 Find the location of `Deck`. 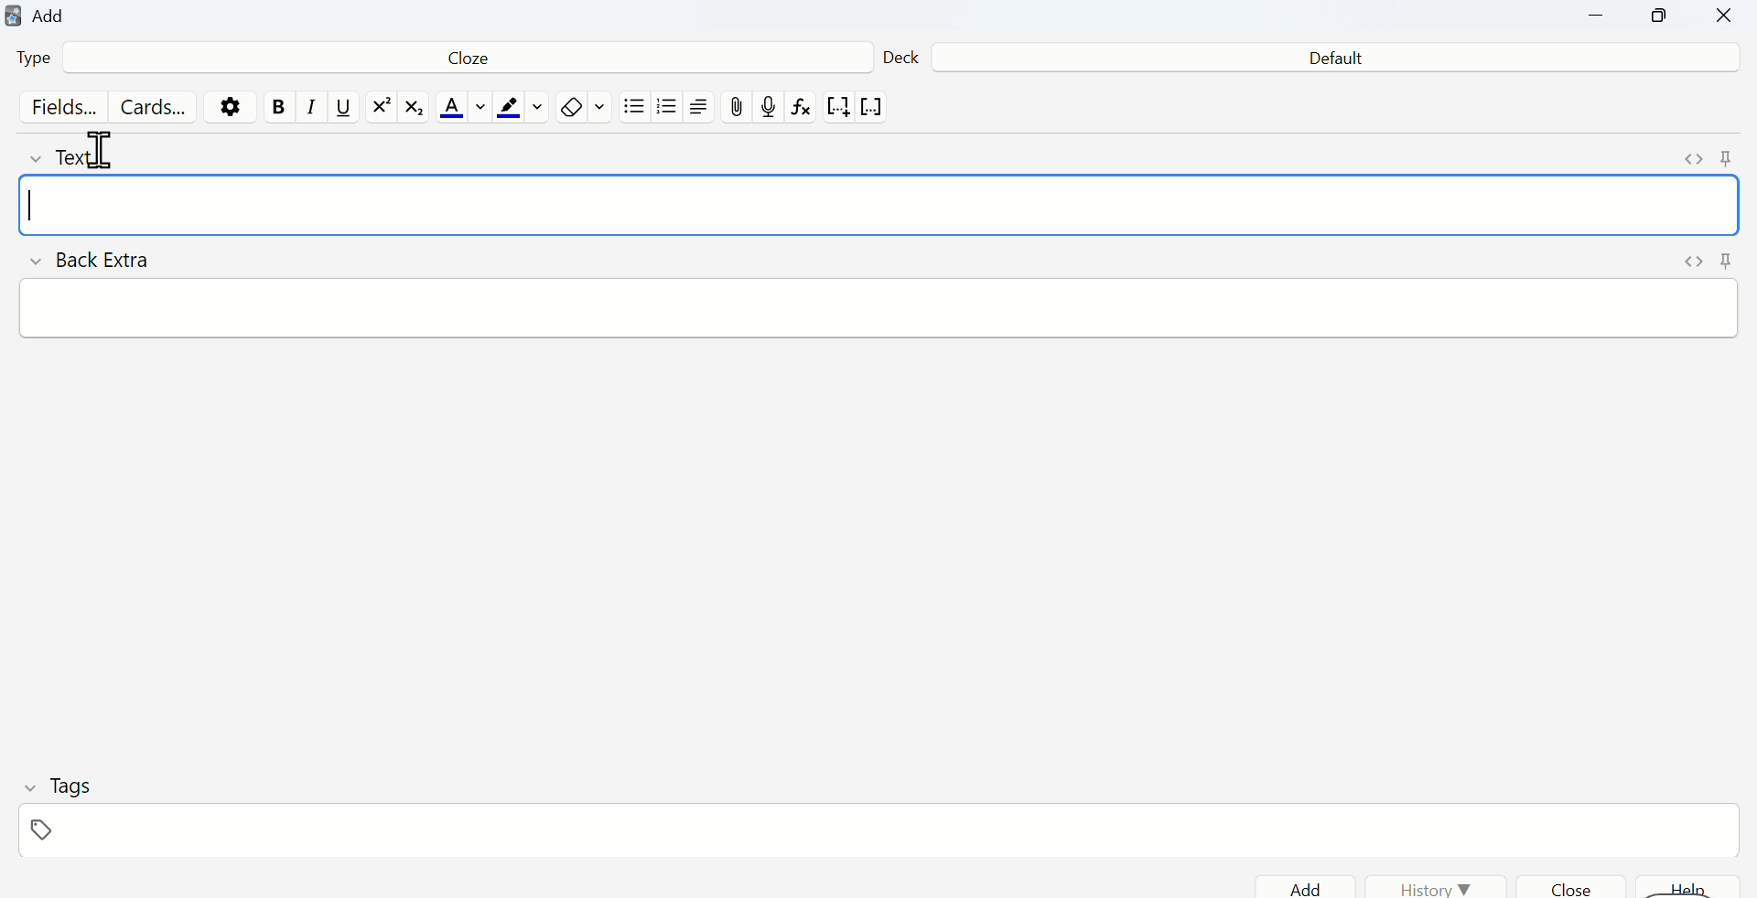

Deck is located at coordinates (901, 54).